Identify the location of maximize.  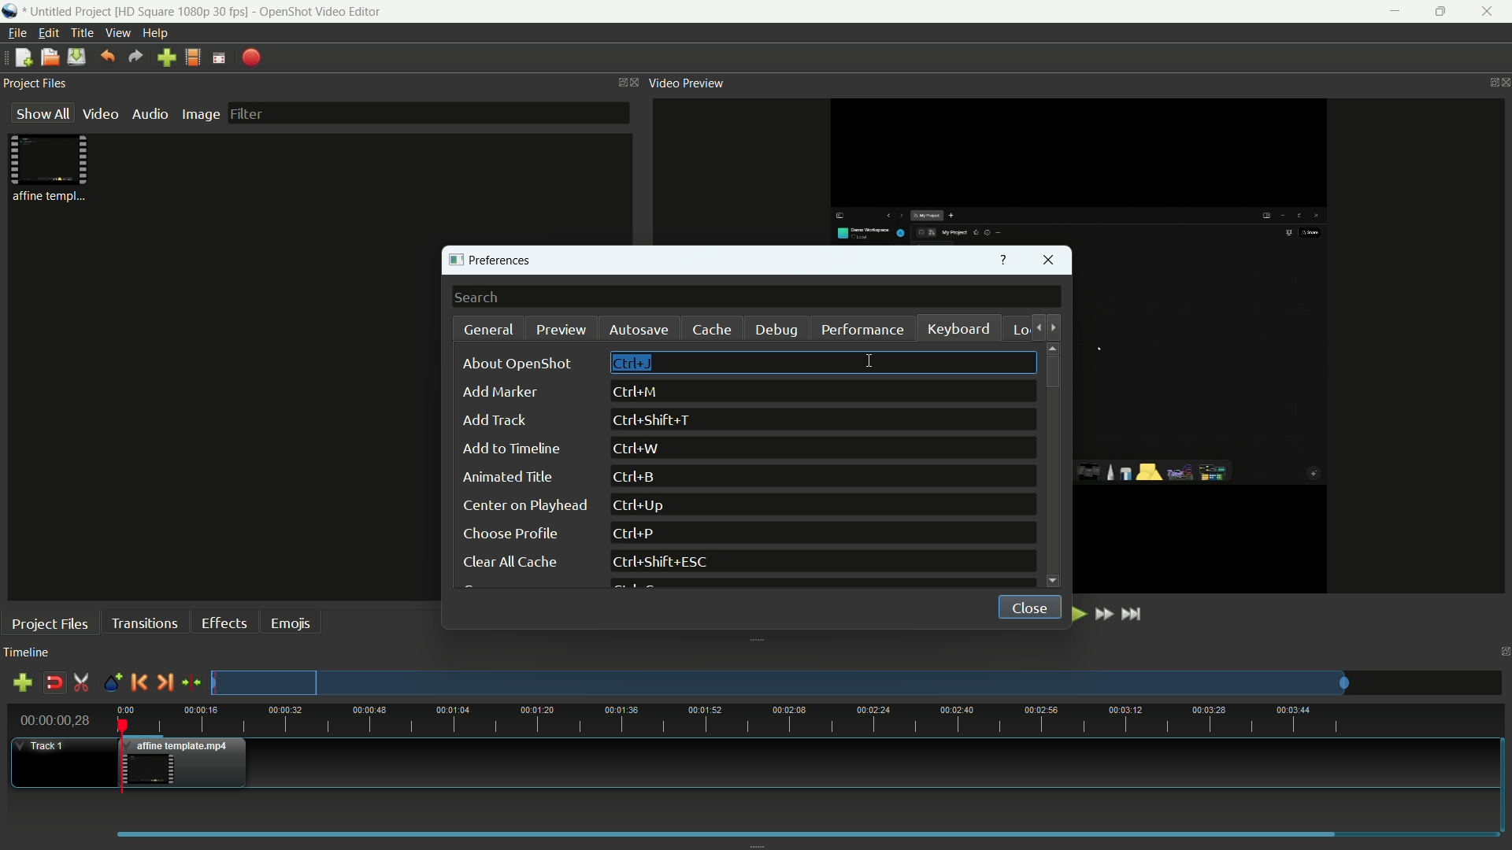
(1440, 12).